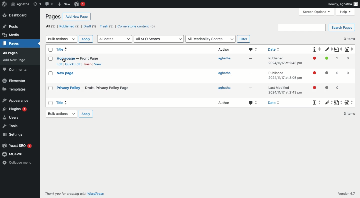 The image size is (360, 198). I want to click on Thank you for creating with WordPress, so click(75, 194).